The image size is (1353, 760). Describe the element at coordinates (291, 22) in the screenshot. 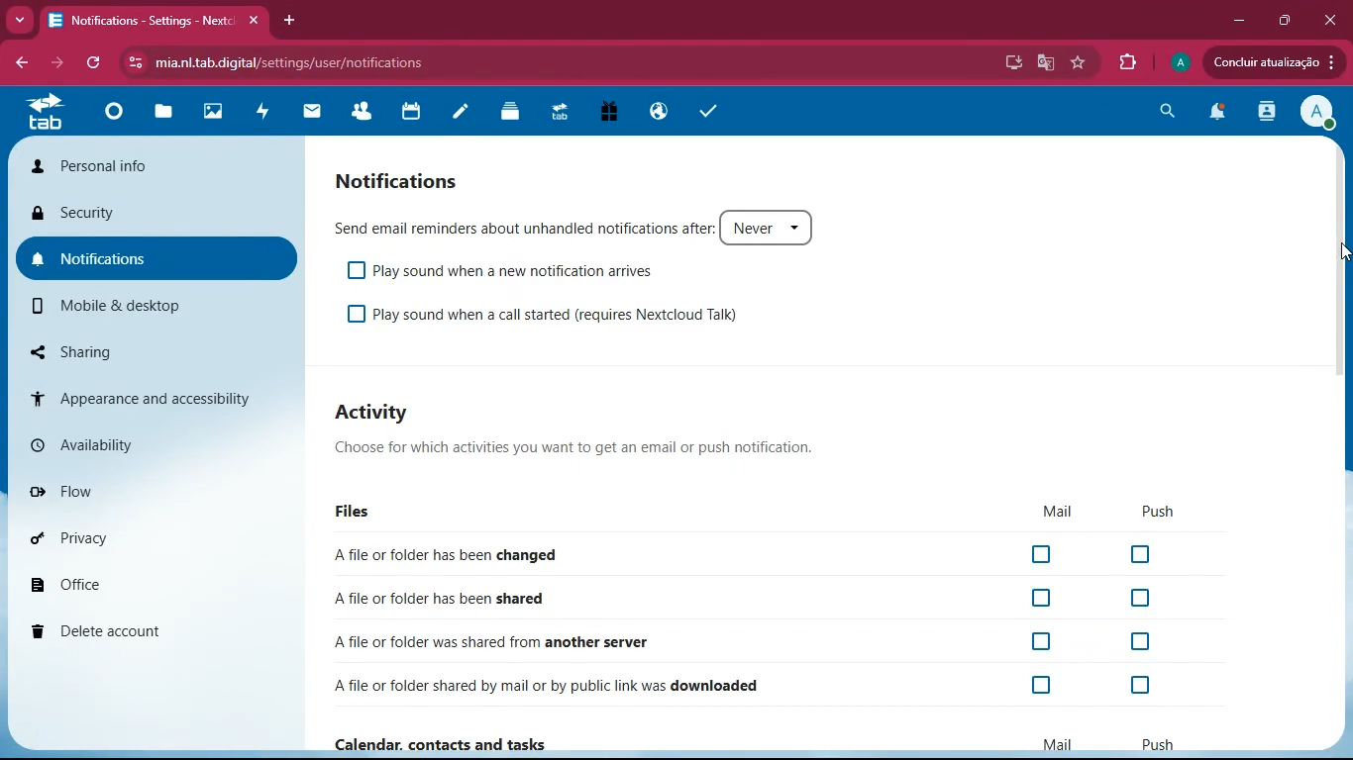

I see `add tab` at that location.